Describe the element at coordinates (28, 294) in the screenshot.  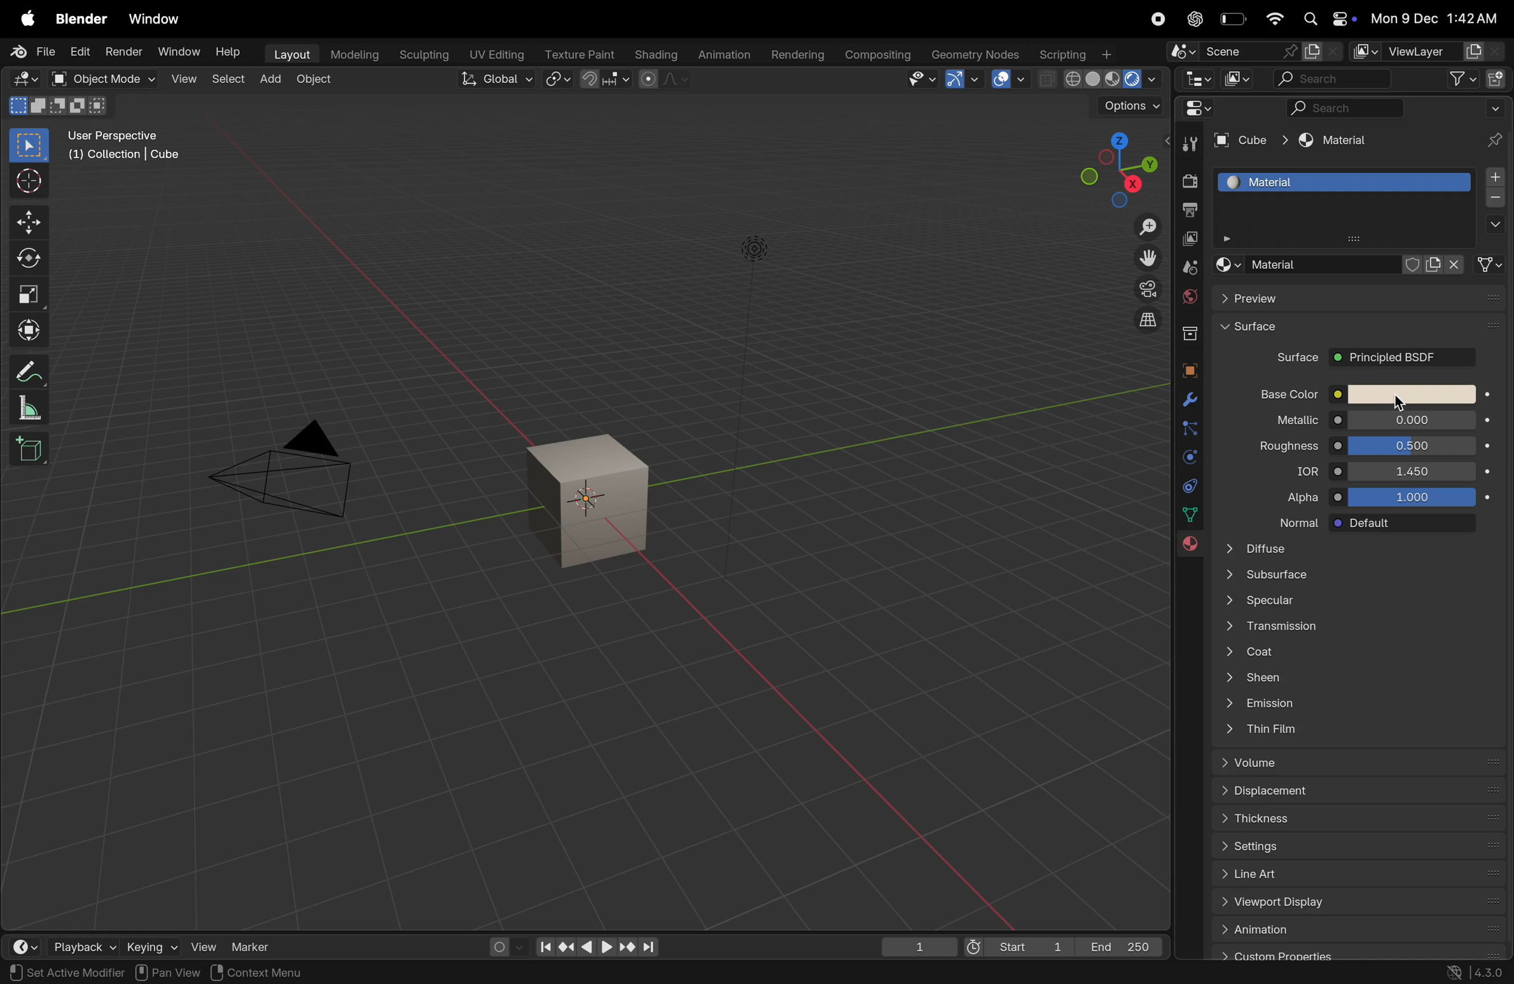
I see `scale` at that location.